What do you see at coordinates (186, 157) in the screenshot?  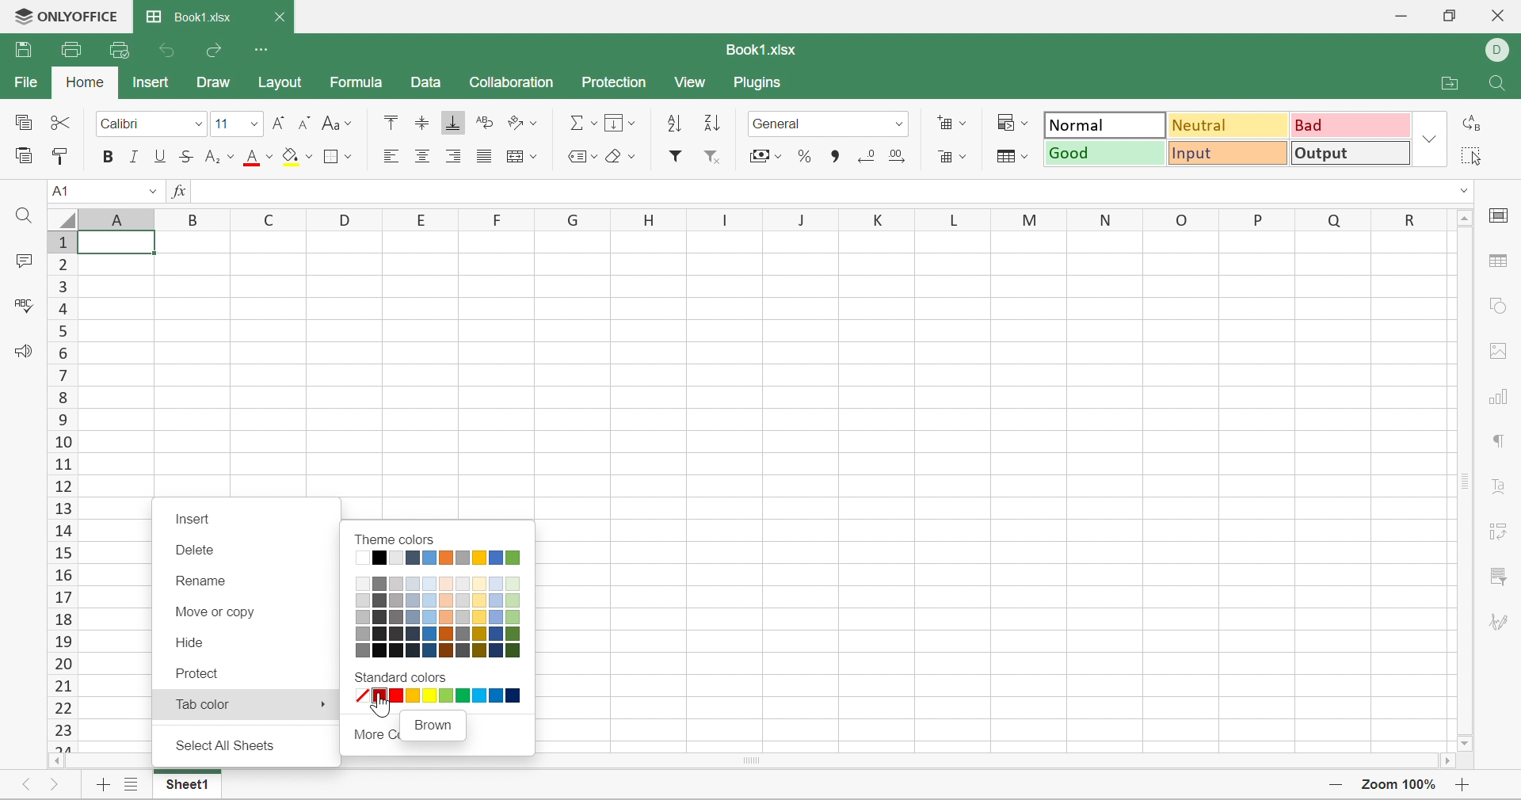 I see `Strikethrough` at bounding box center [186, 157].